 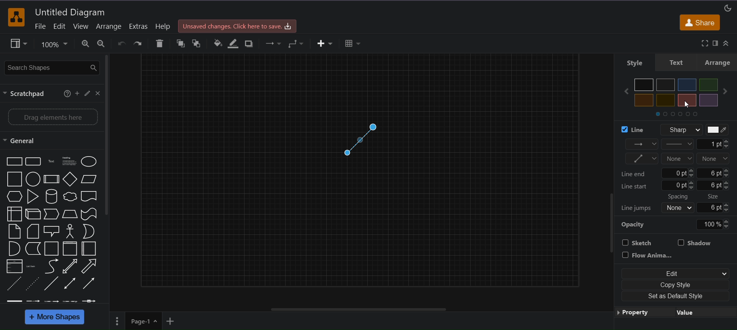 What do you see at coordinates (608, 228) in the screenshot?
I see `vertical scrollbar` at bounding box center [608, 228].